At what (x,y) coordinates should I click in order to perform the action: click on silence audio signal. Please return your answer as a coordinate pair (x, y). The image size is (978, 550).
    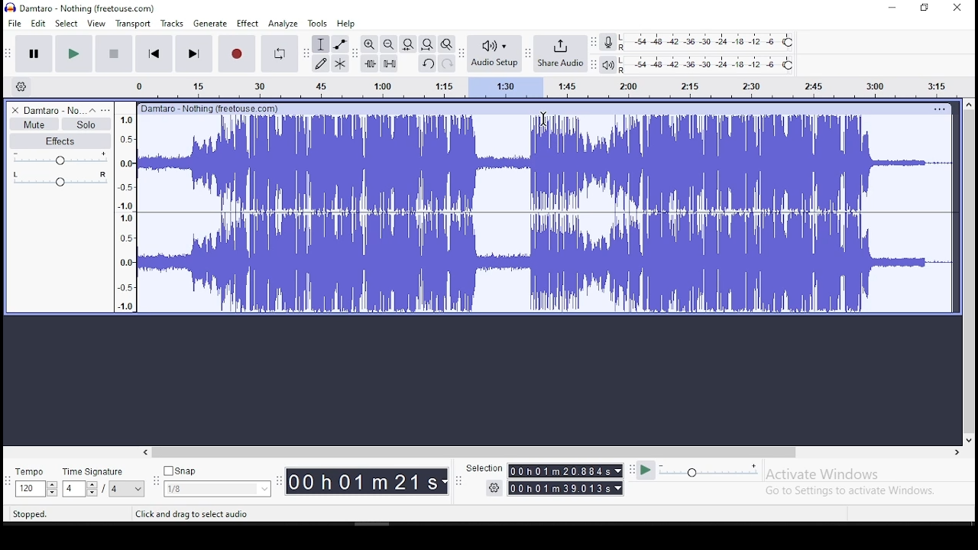
    Looking at the image, I should click on (390, 63).